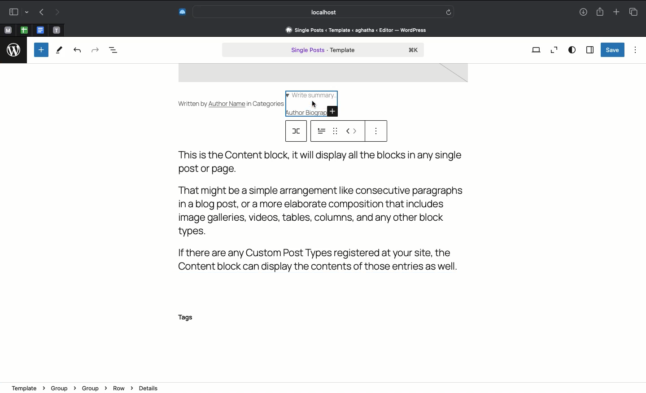 Image resolution: width=646 pixels, height=393 pixels. Describe the element at coordinates (122, 388) in the screenshot. I see `Row` at that location.